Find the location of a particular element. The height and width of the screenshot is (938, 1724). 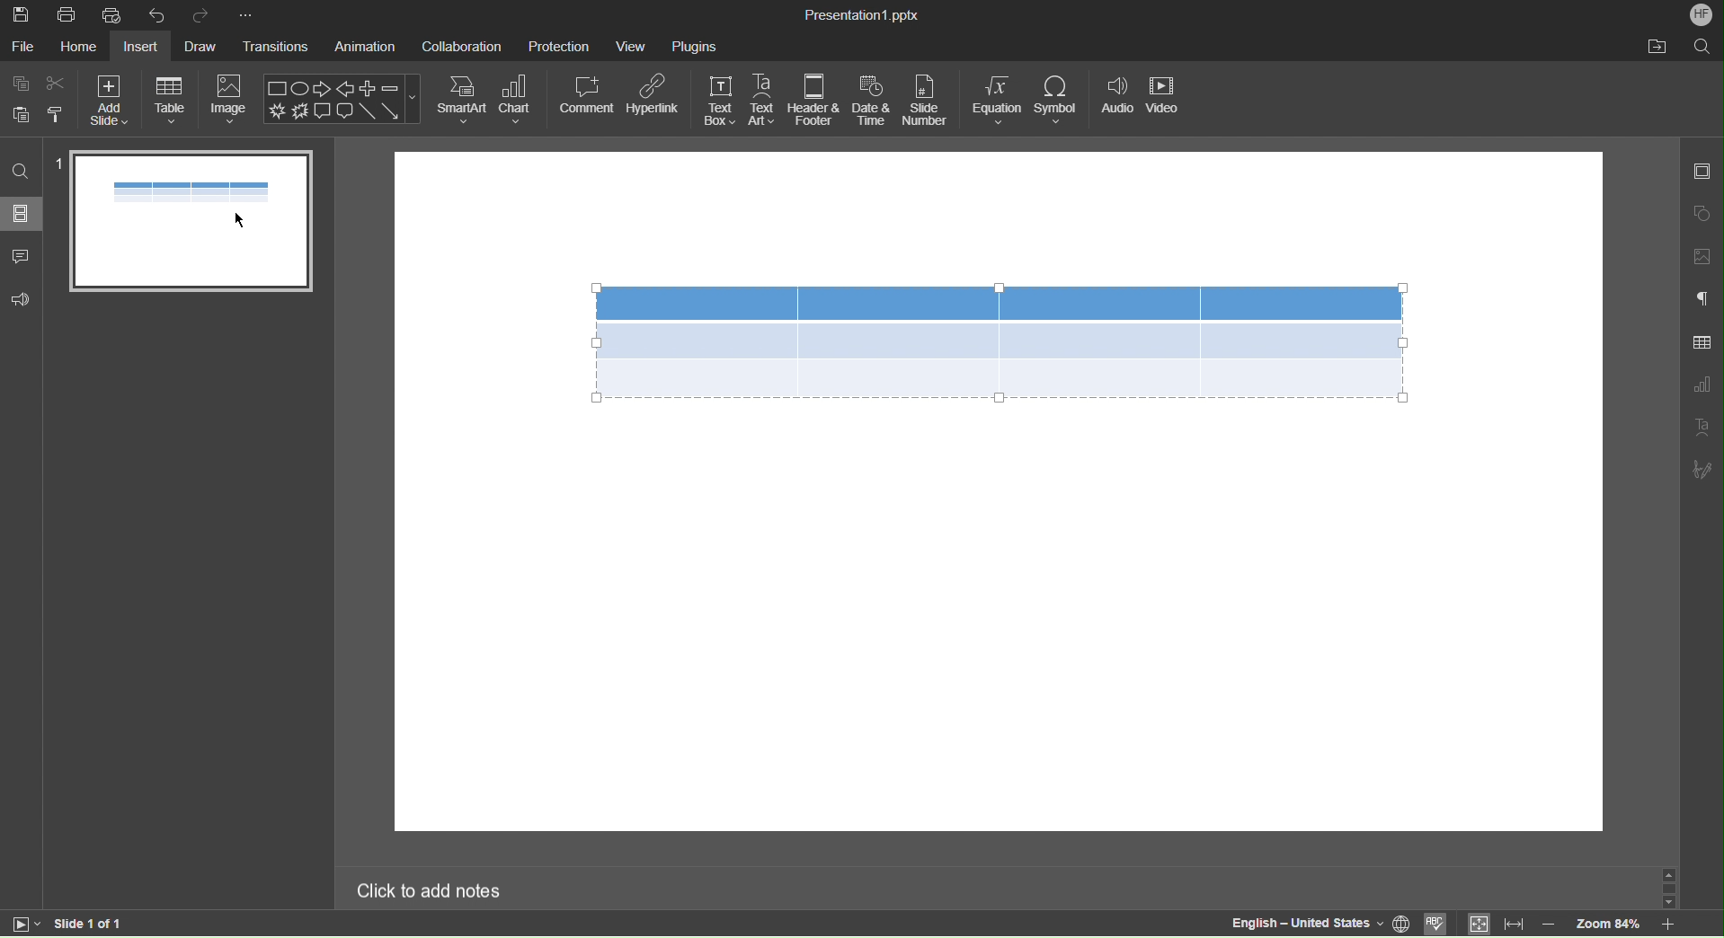

Undo is located at coordinates (162, 14).